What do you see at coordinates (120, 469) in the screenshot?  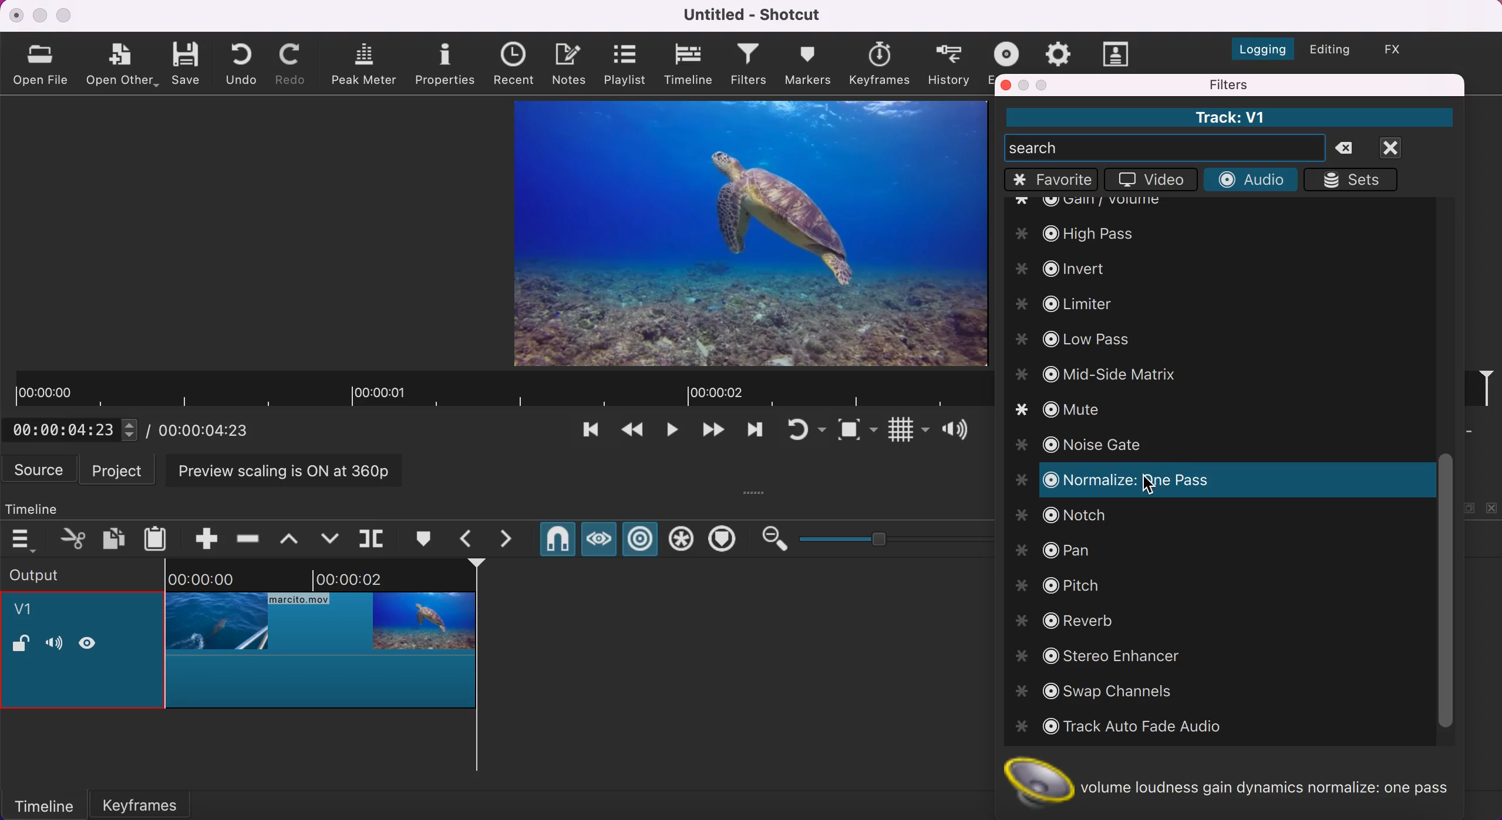 I see `project` at bounding box center [120, 469].